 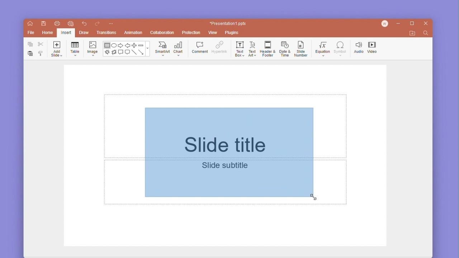 What do you see at coordinates (127, 53) in the screenshot?
I see `message text box` at bounding box center [127, 53].